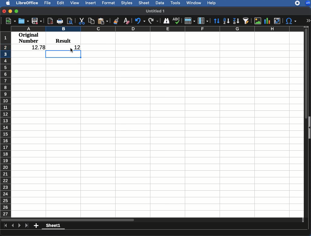 The height and width of the screenshot is (236, 311). I want to click on New, so click(8, 21).